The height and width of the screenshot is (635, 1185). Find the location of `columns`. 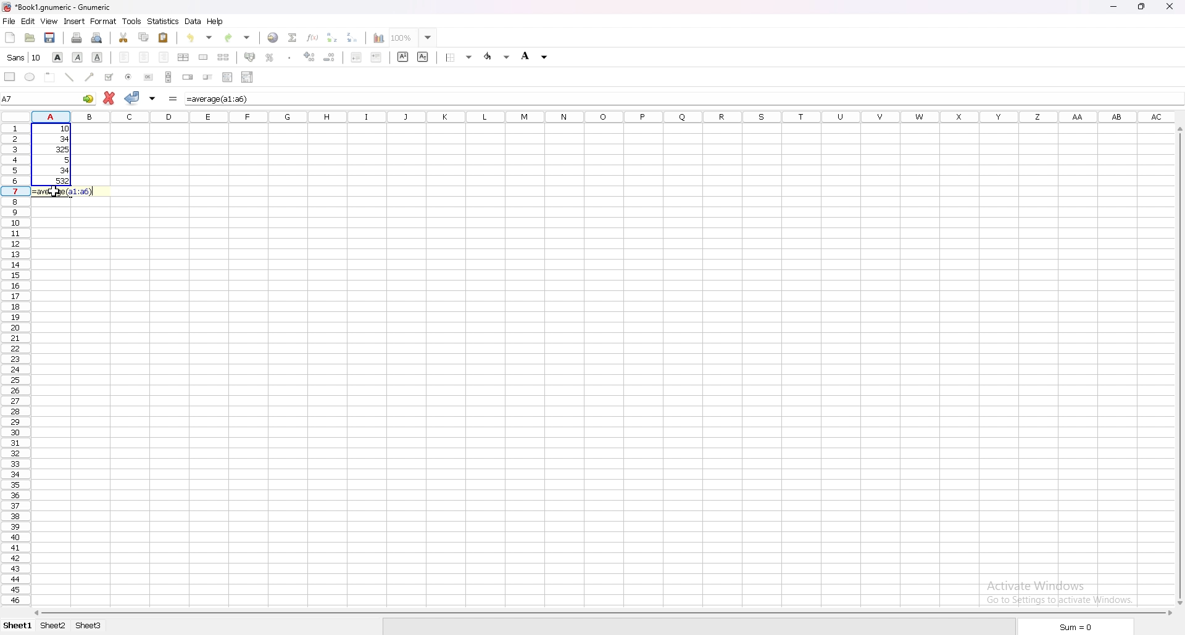

columns is located at coordinates (604, 118).